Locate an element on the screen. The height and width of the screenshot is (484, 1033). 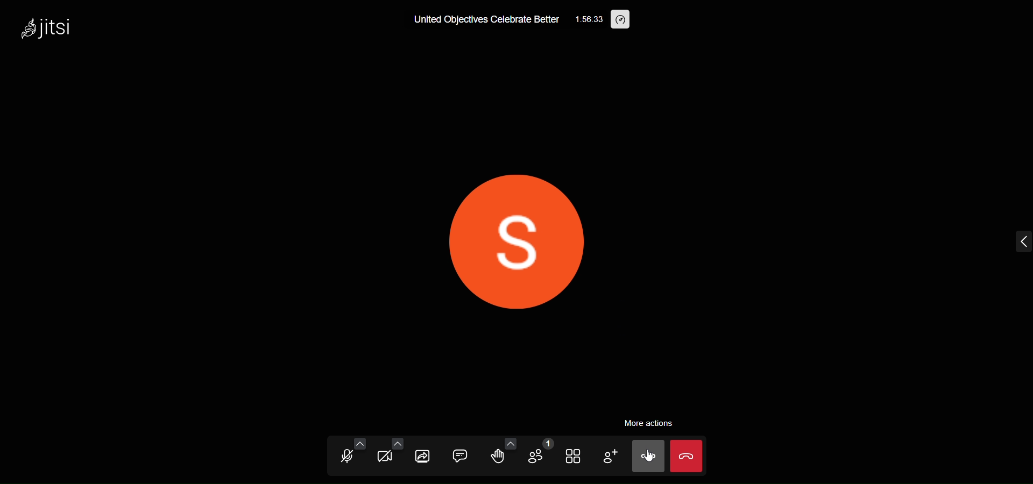
microphone is located at coordinates (346, 457).